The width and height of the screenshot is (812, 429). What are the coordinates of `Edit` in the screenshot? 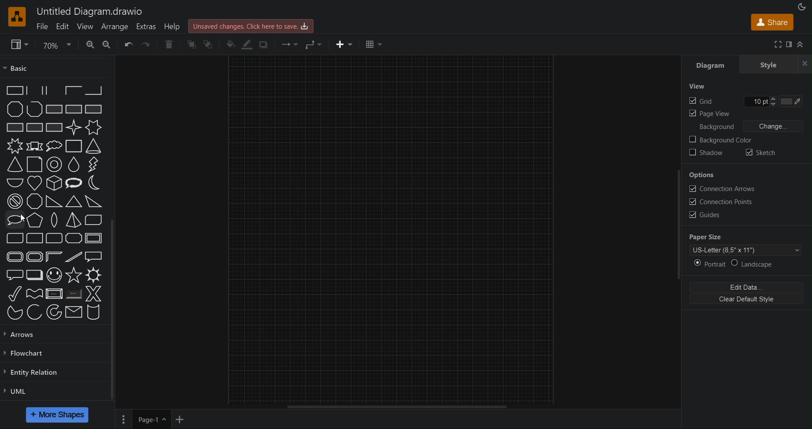 It's located at (61, 26).